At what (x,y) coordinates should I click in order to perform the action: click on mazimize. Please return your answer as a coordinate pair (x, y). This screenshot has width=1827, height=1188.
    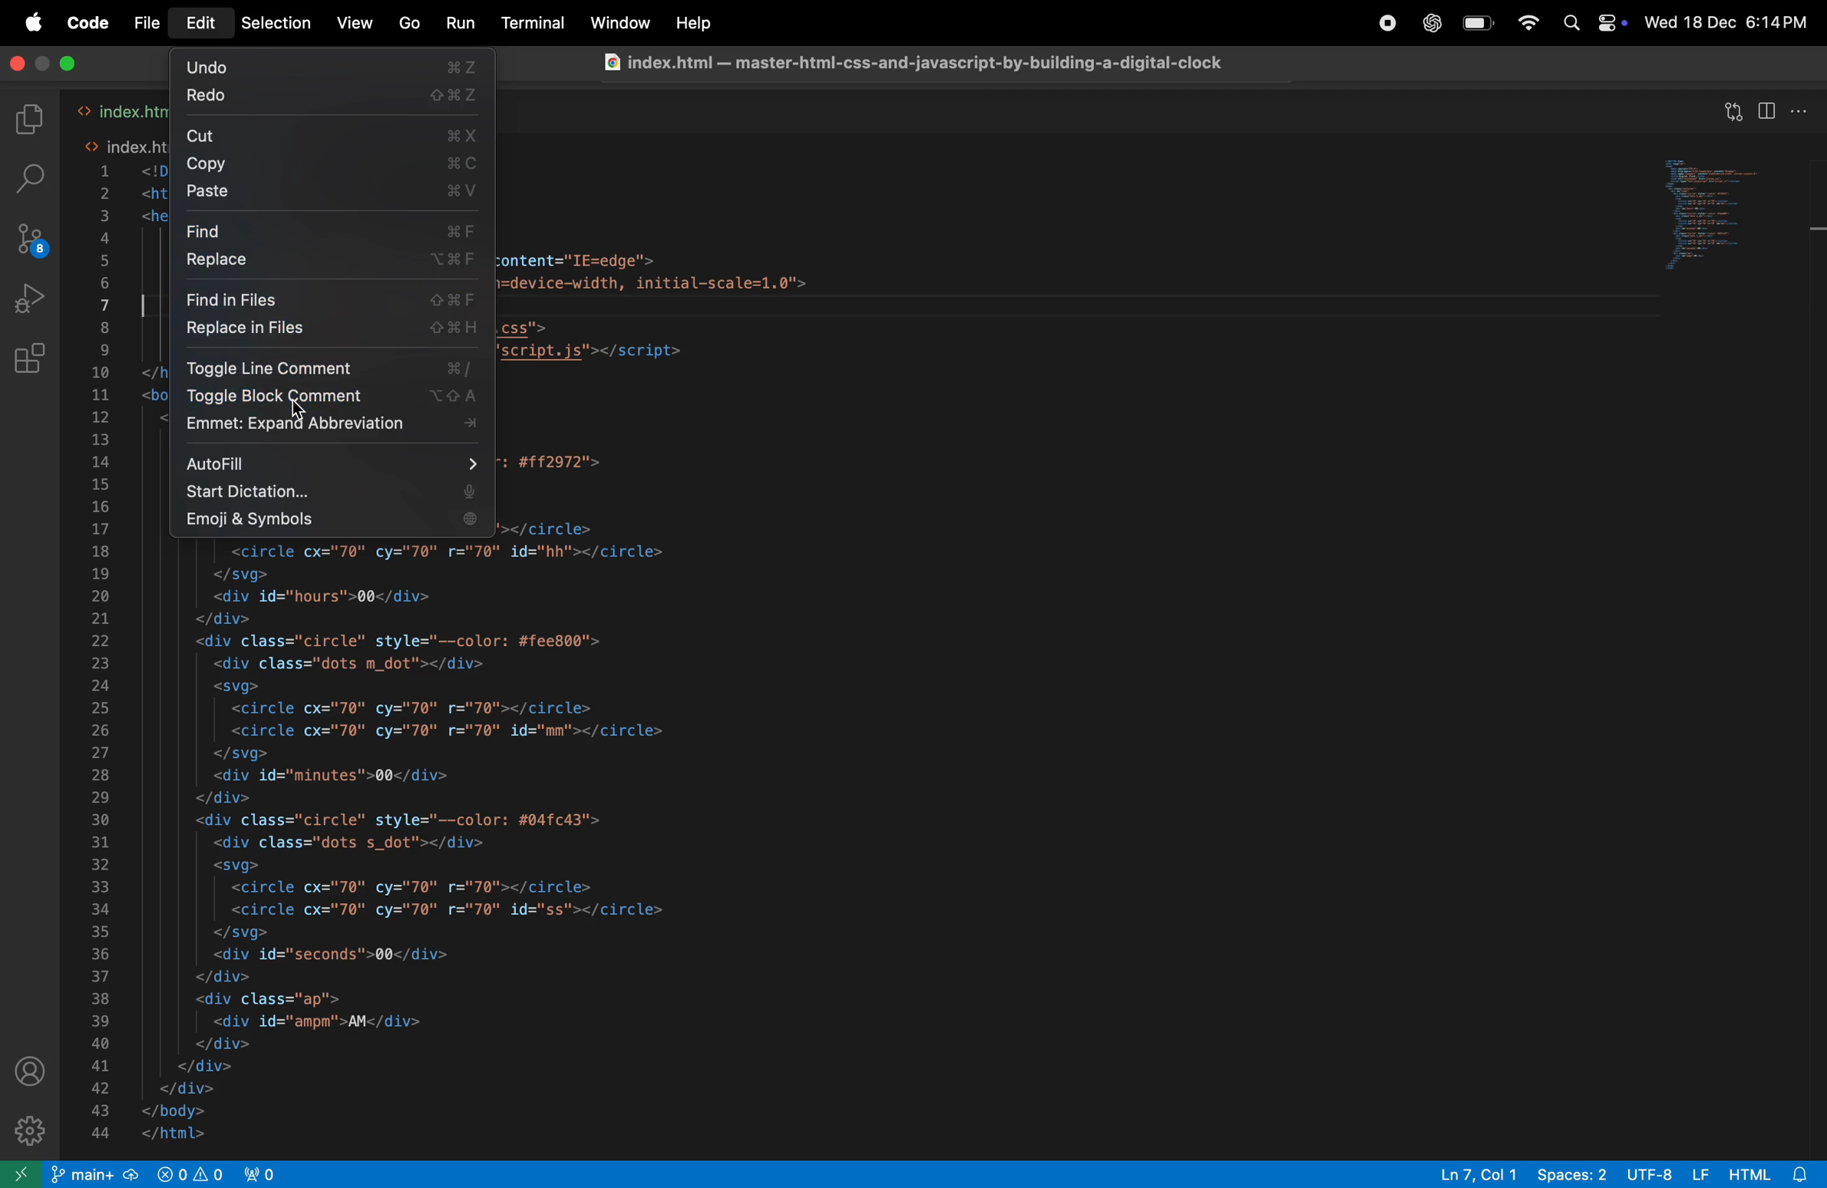
    Looking at the image, I should click on (65, 65).